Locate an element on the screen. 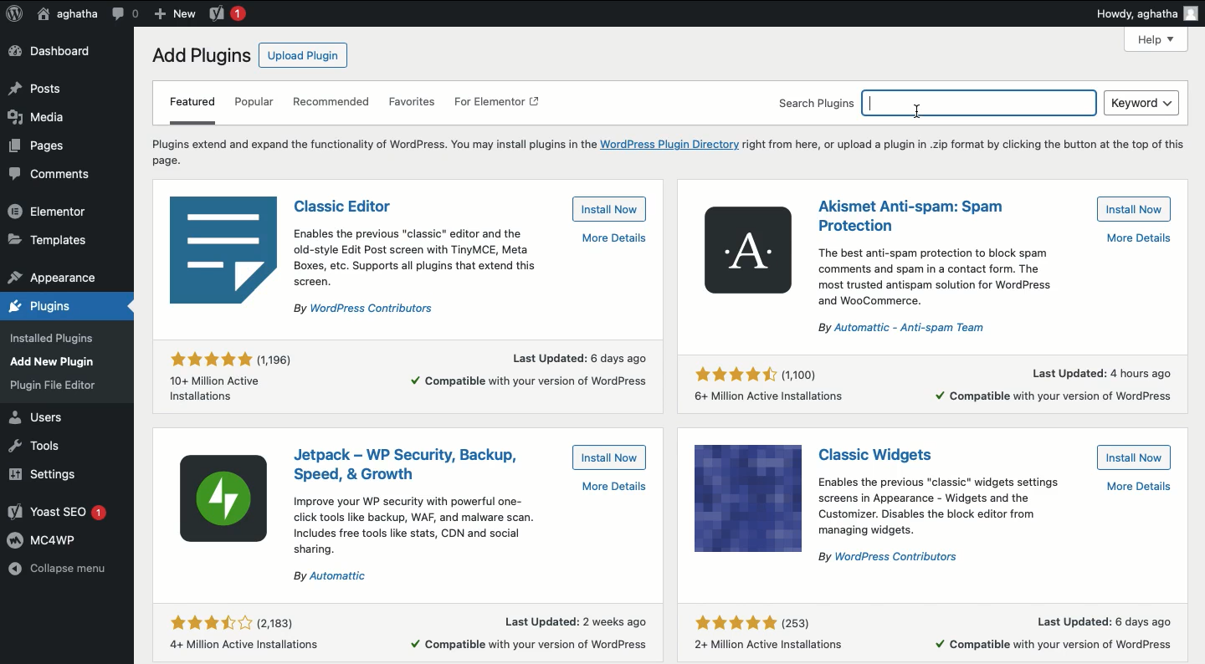 Image resolution: width=1205 pixels, height=664 pixels. Enables the previous "classic" editor and the
old-style Edit Post screen with TinyMCE, Meta
Boxes, etc. Supports all plugins that extend this
screen. is located at coordinates (470, 271).